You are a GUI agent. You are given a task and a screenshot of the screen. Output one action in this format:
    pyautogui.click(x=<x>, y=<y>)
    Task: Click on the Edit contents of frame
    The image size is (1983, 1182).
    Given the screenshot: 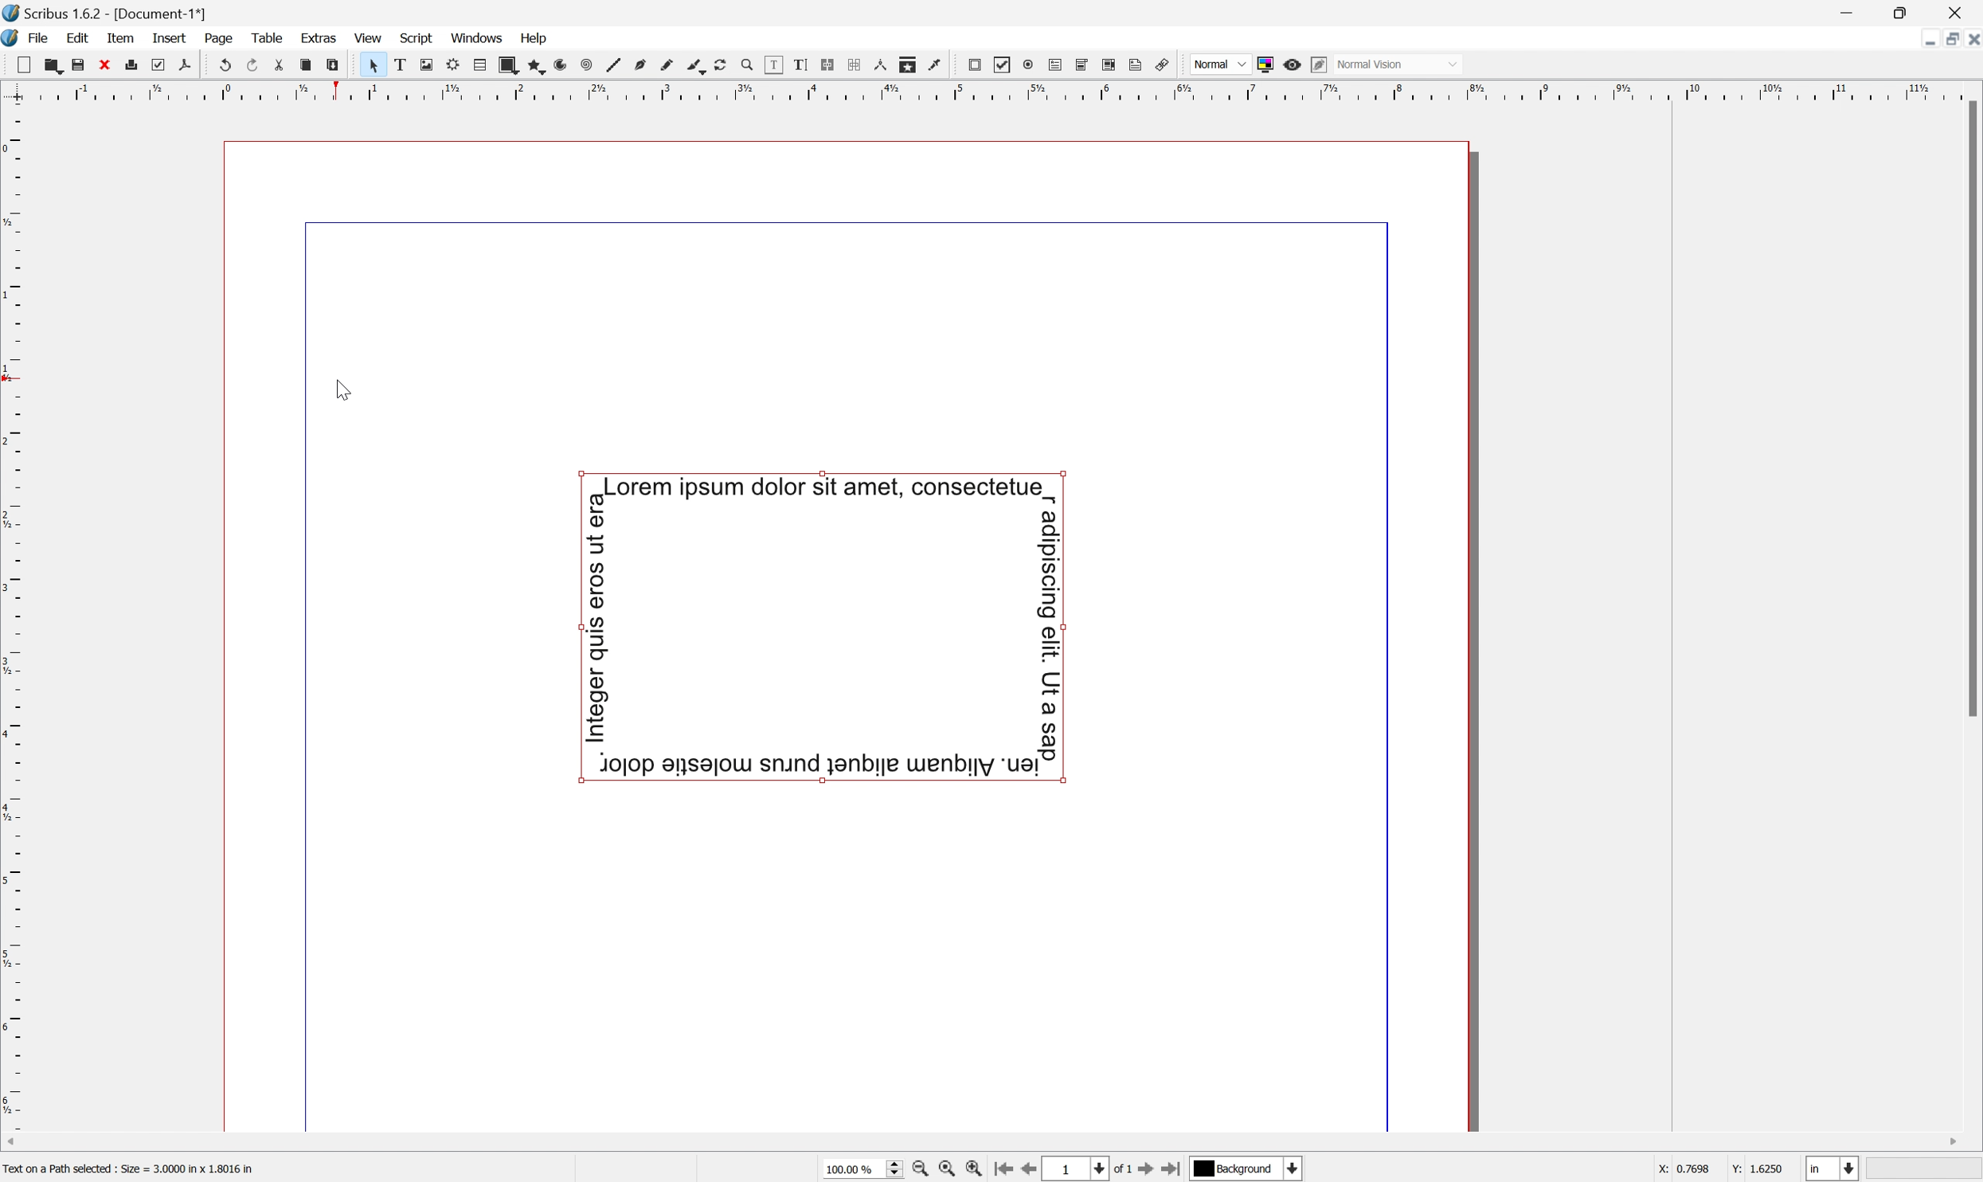 What is the action you would take?
    pyautogui.click(x=772, y=64)
    